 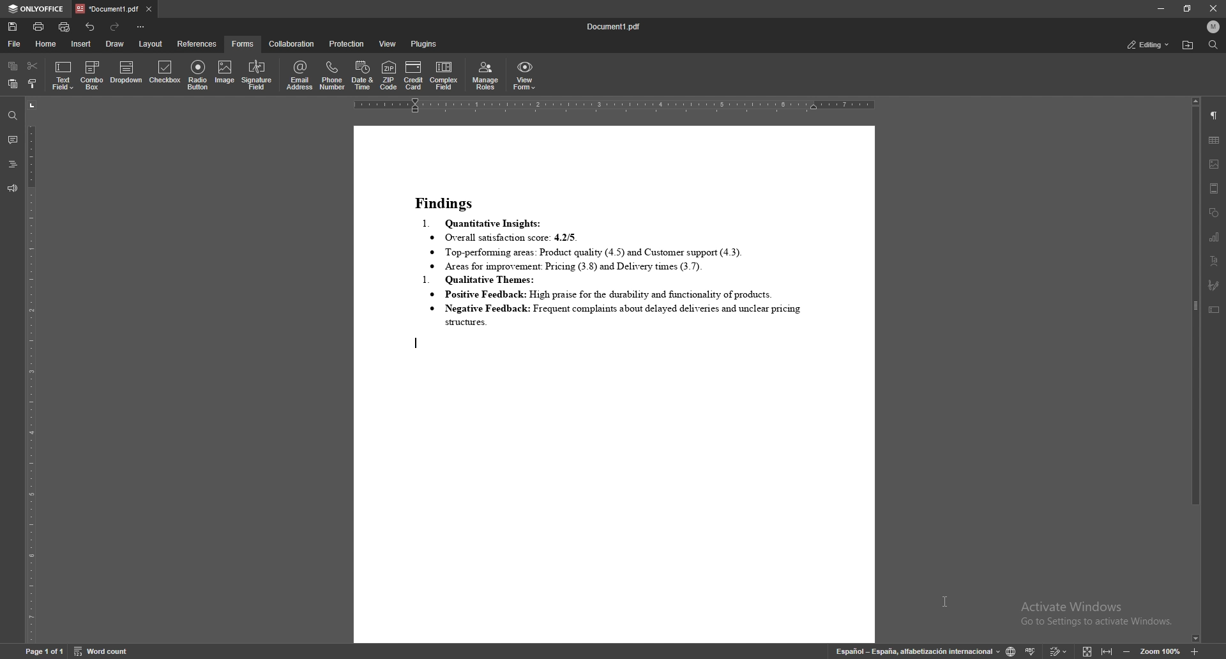 I want to click on page information, so click(x=43, y=653).